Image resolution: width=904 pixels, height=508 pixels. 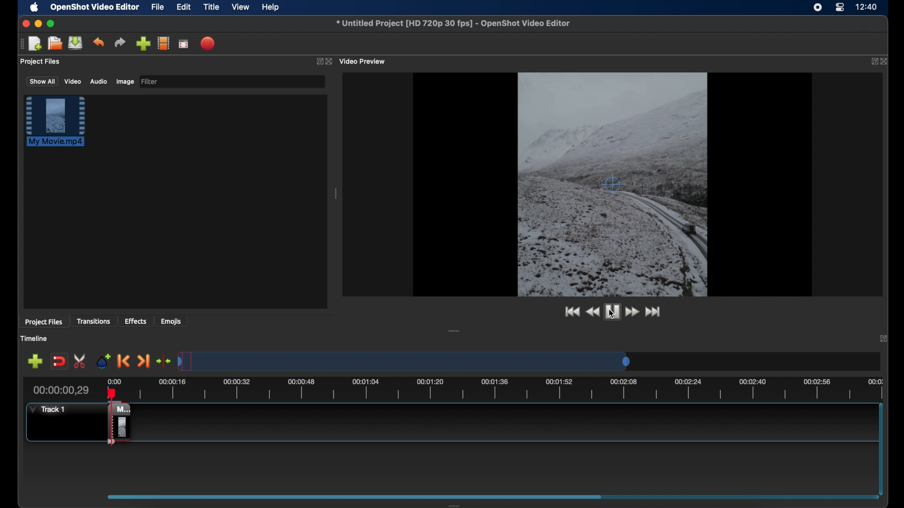 What do you see at coordinates (872, 61) in the screenshot?
I see `expand` at bounding box center [872, 61].